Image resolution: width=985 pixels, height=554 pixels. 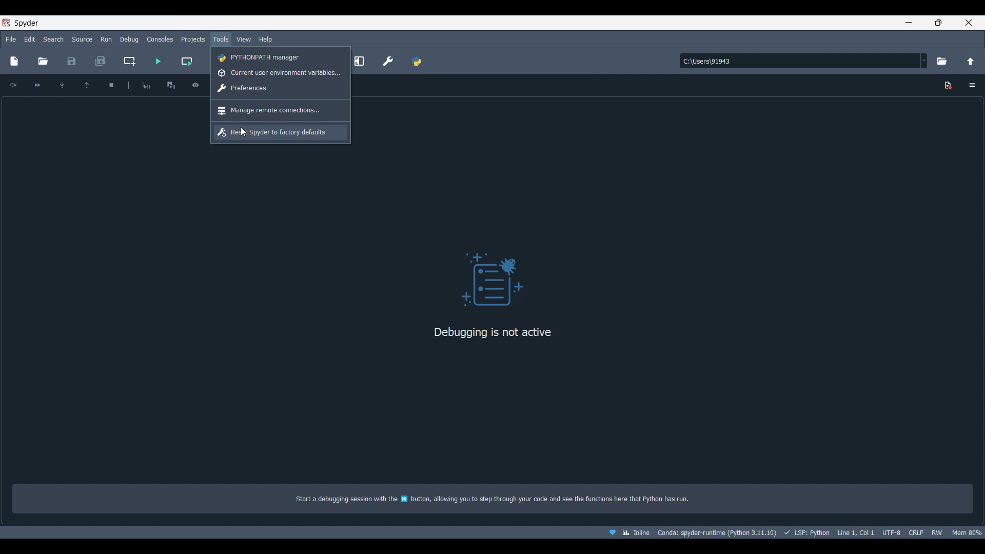 What do you see at coordinates (969, 23) in the screenshot?
I see `Close interface` at bounding box center [969, 23].